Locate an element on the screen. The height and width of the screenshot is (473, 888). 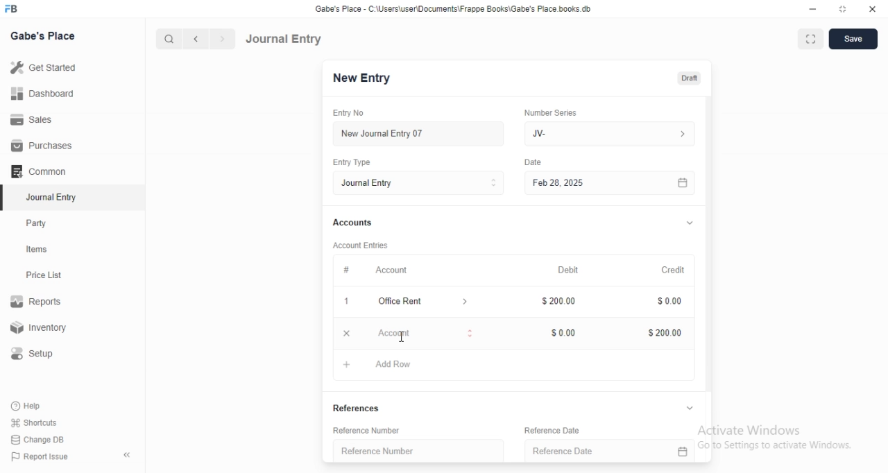
Journal Entry is located at coordinates (284, 39).